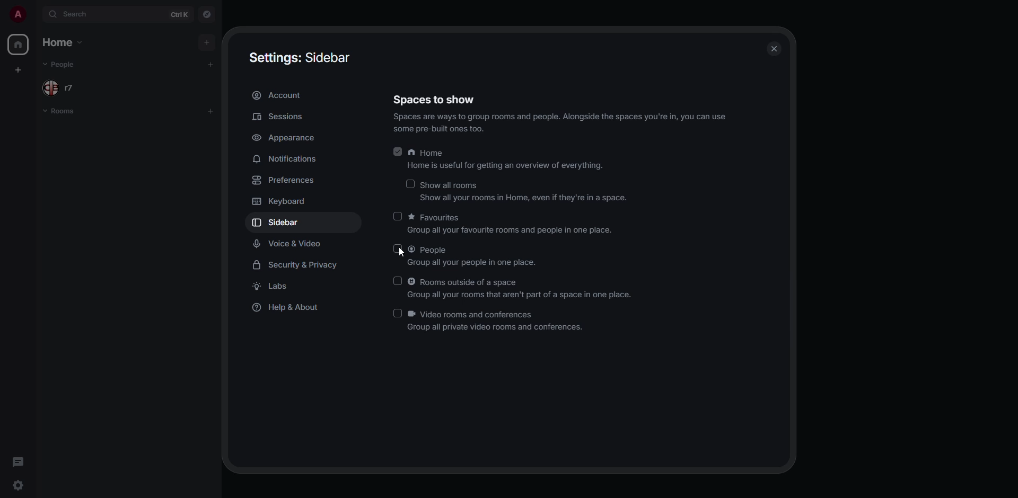 The height and width of the screenshot is (498, 1018). Describe the element at coordinates (510, 160) in the screenshot. I see `home` at that location.